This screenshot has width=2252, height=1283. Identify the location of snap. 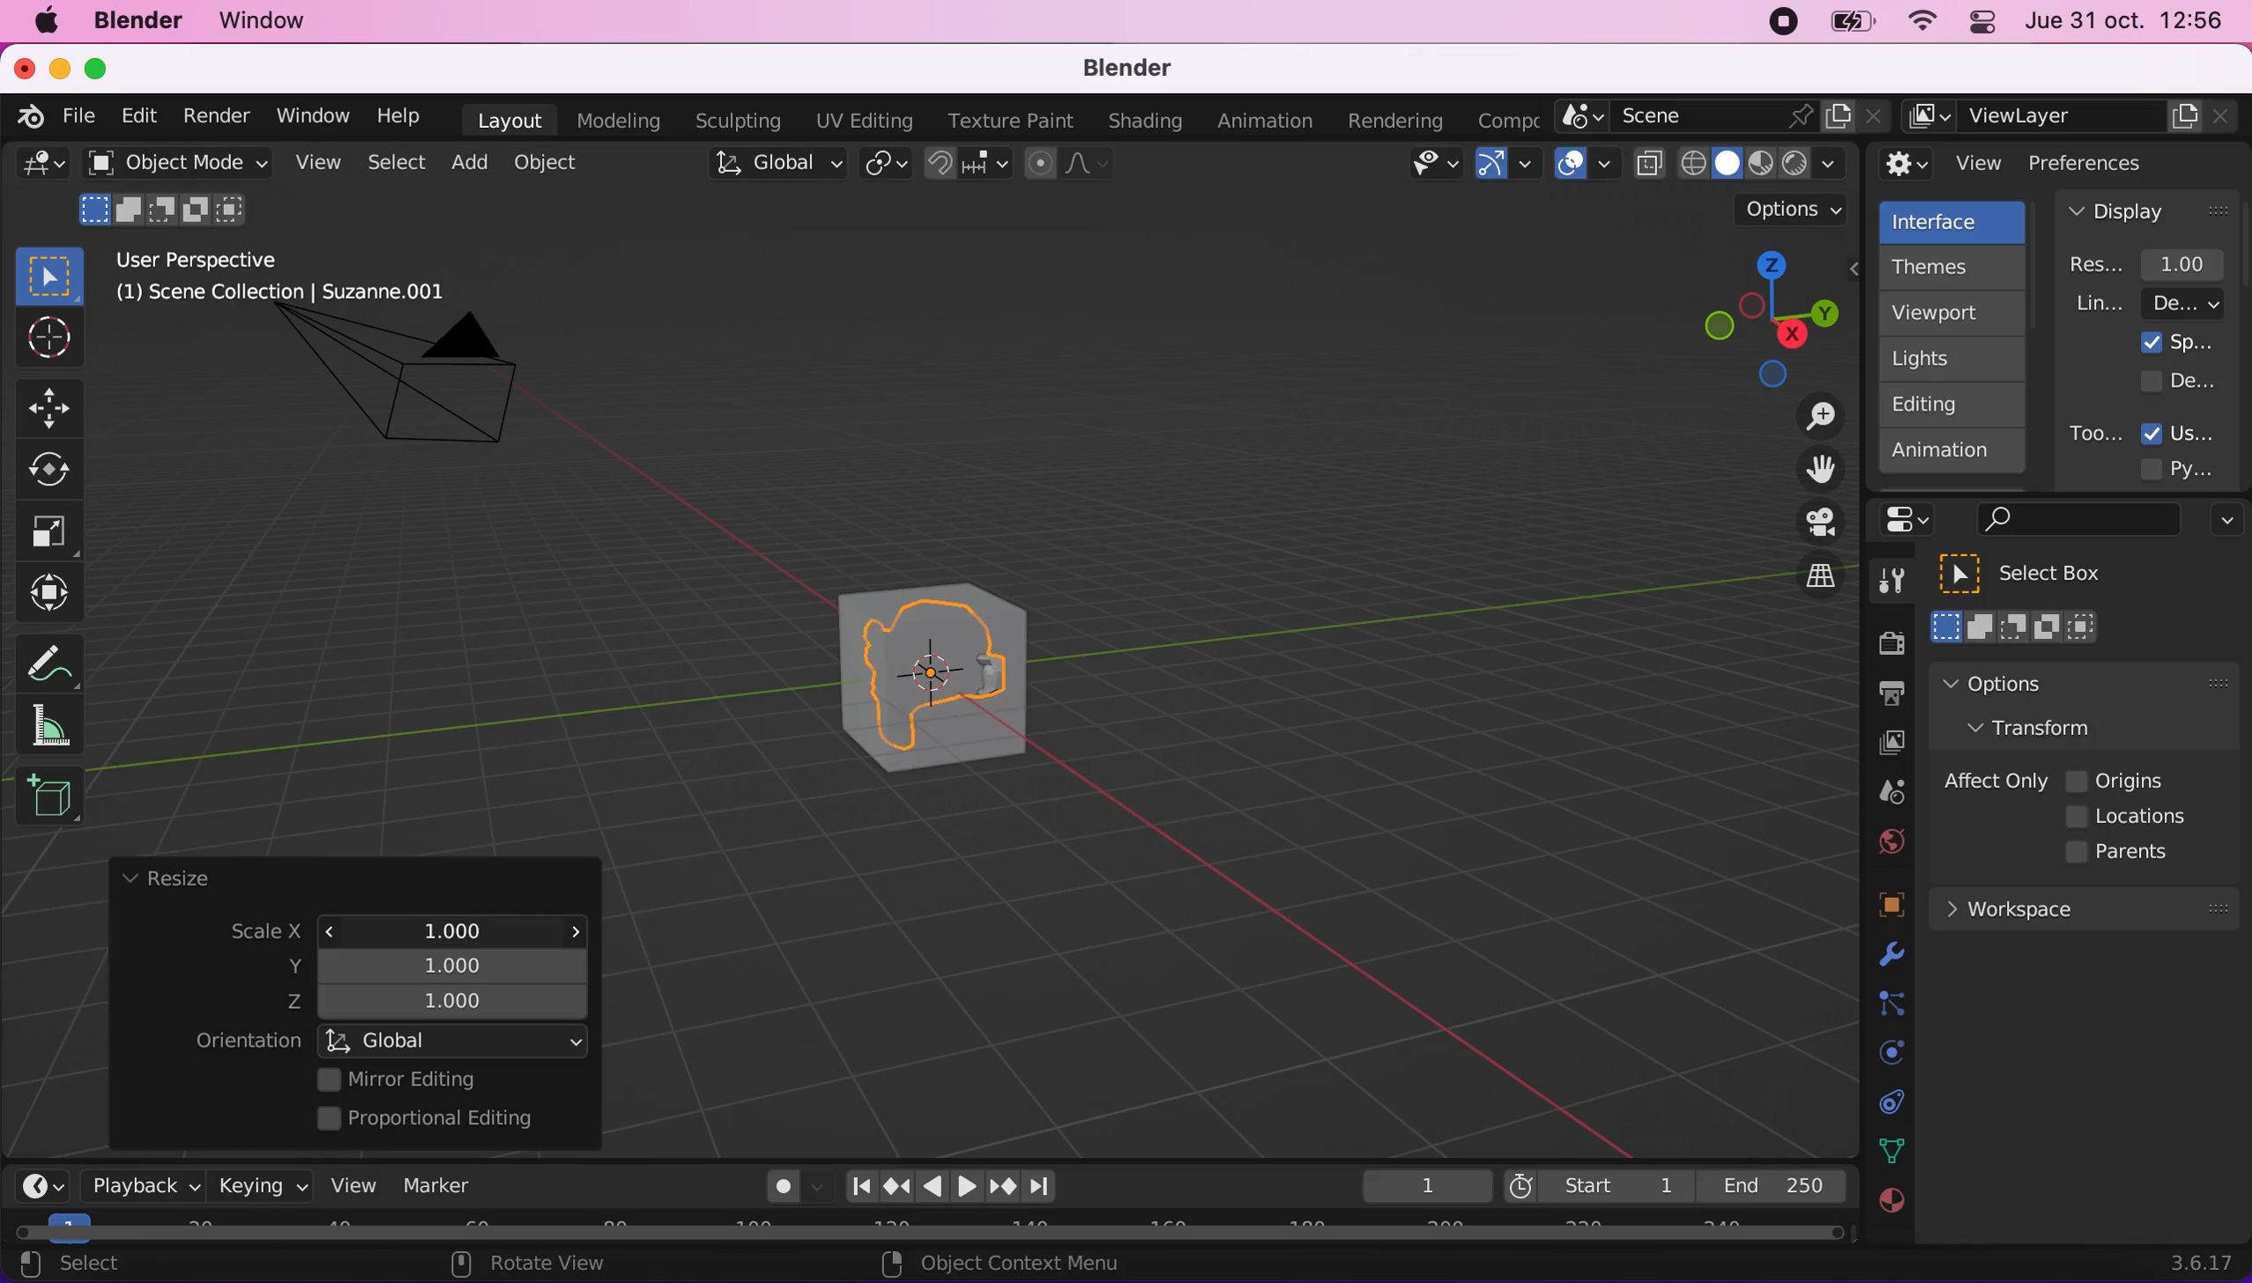
(970, 164).